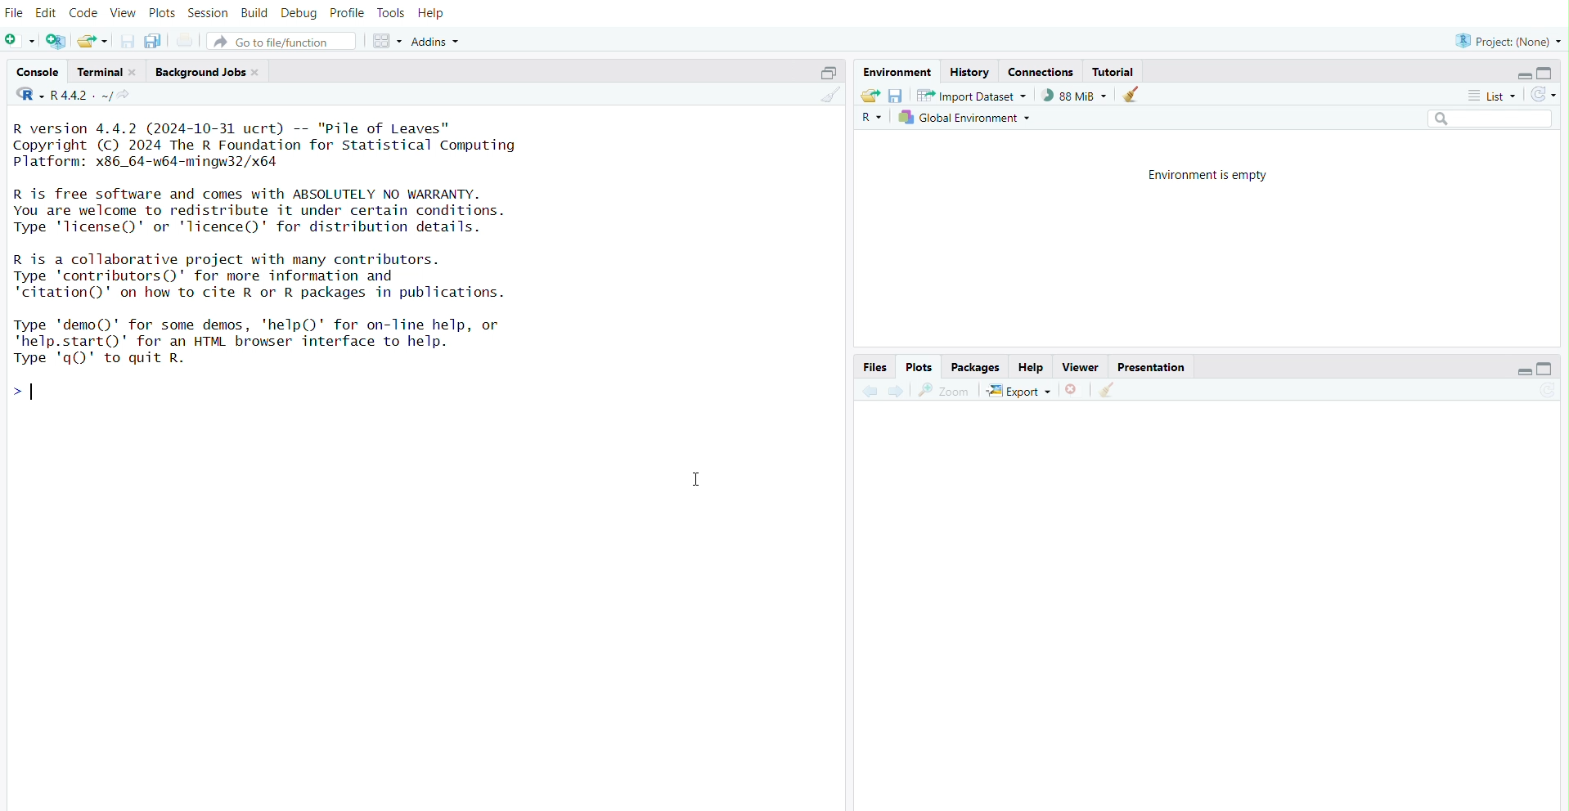 Image resolution: width=1569 pixels, height=811 pixels. I want to click on workspace panes, so click(388, 38).